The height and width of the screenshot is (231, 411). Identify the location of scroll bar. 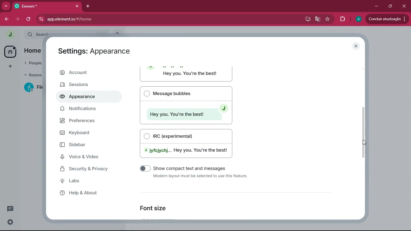
(364, 131).